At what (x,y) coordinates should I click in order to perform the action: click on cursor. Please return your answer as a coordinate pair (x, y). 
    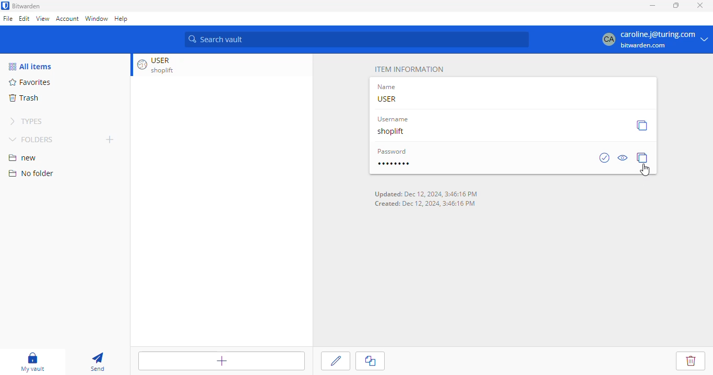
    Looking at the image, I should click on (645, 170).